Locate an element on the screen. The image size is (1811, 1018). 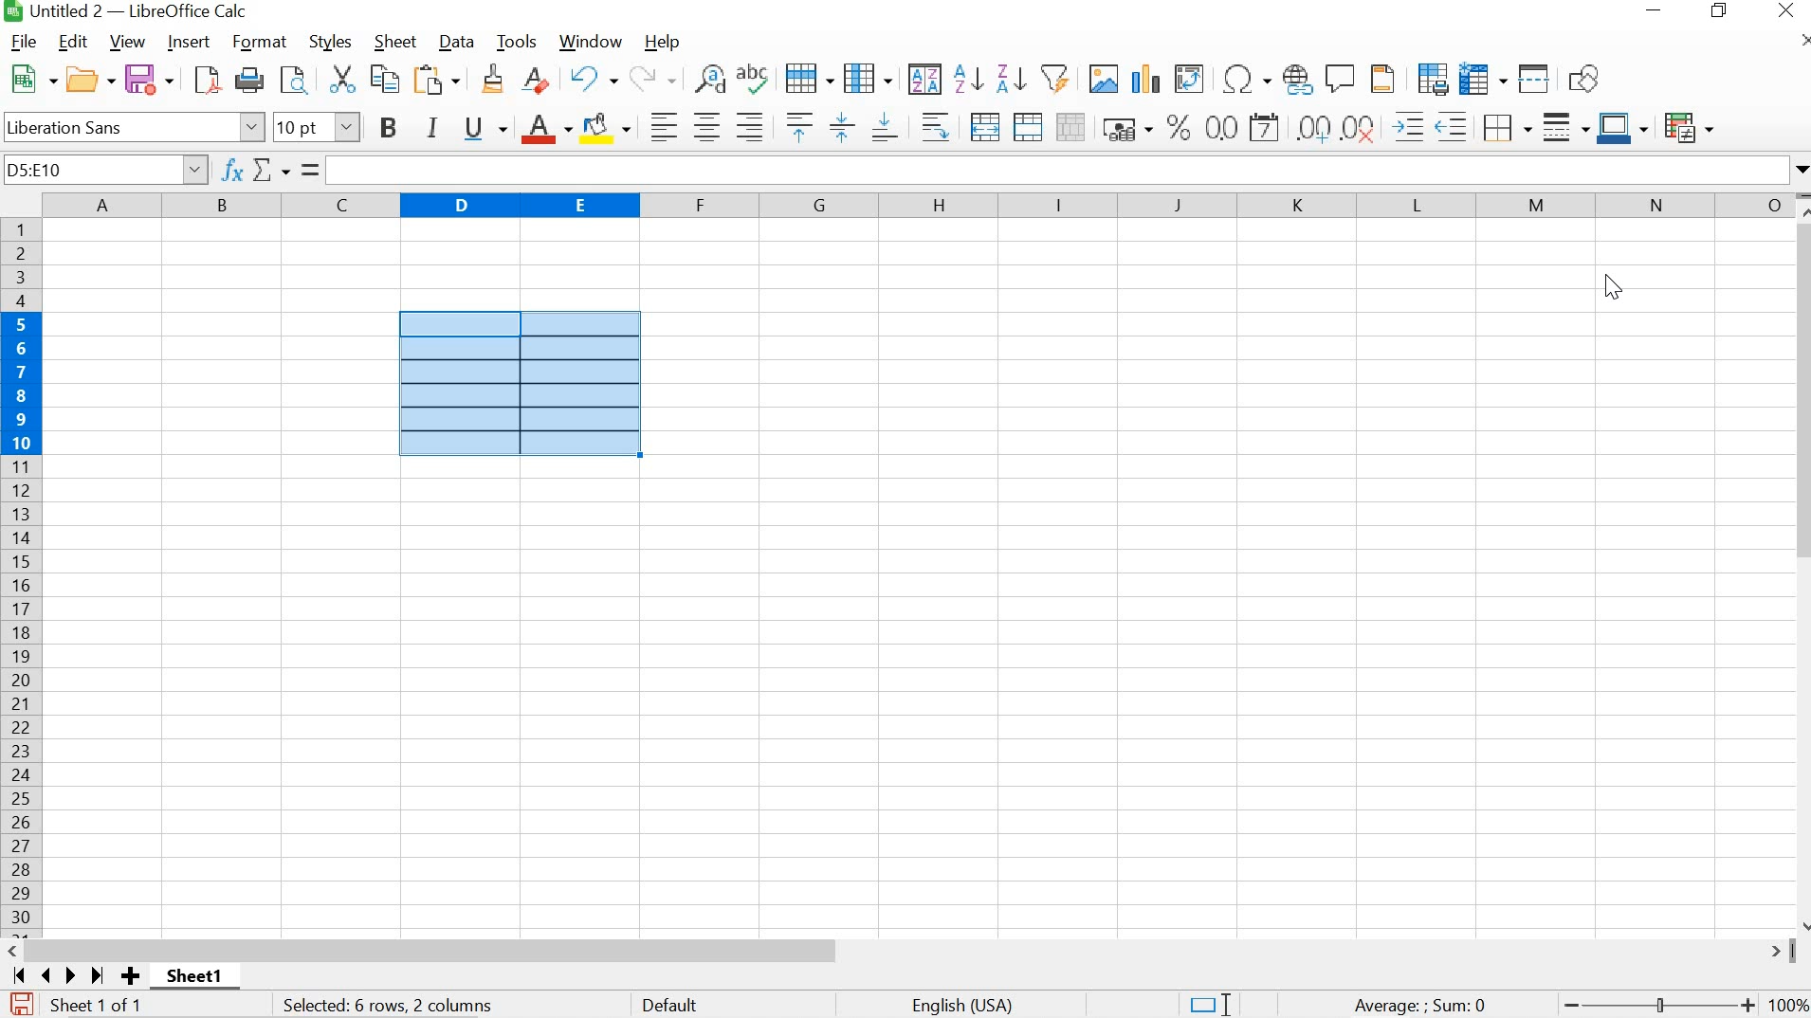
FORMAT AS PERCENT is located at coordinates (1178, 128).